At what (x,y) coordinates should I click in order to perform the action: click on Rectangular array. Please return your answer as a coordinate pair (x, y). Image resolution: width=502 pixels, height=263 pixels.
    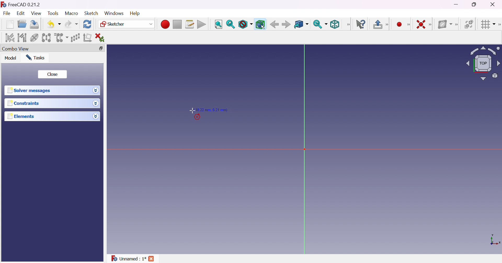
    Looking at the image, I should click on (75, 38).